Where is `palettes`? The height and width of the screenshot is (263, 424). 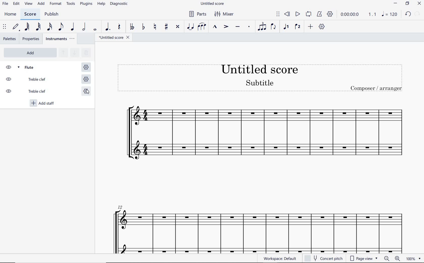
palettes is located at coordinates (10, 39).